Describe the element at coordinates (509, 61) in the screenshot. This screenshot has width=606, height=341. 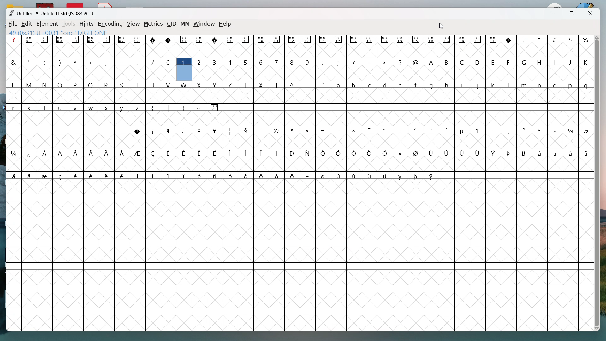
I see `F` at that location.